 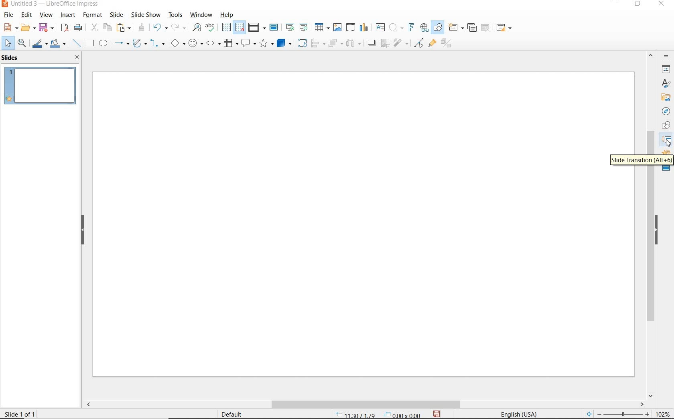 What do you see at coordinates (195, 44) in the screenshot?
I see `SYMBOL SHAPES` at bounding box center [195, 44].